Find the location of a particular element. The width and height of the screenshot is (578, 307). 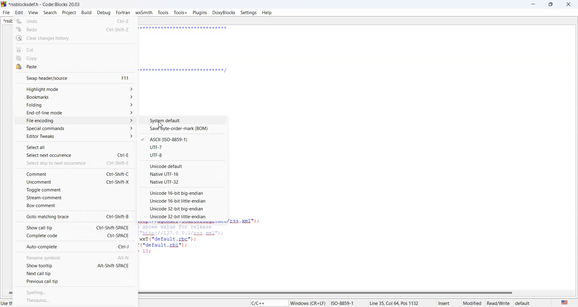

book Marks is located at coordinates (76, 98).